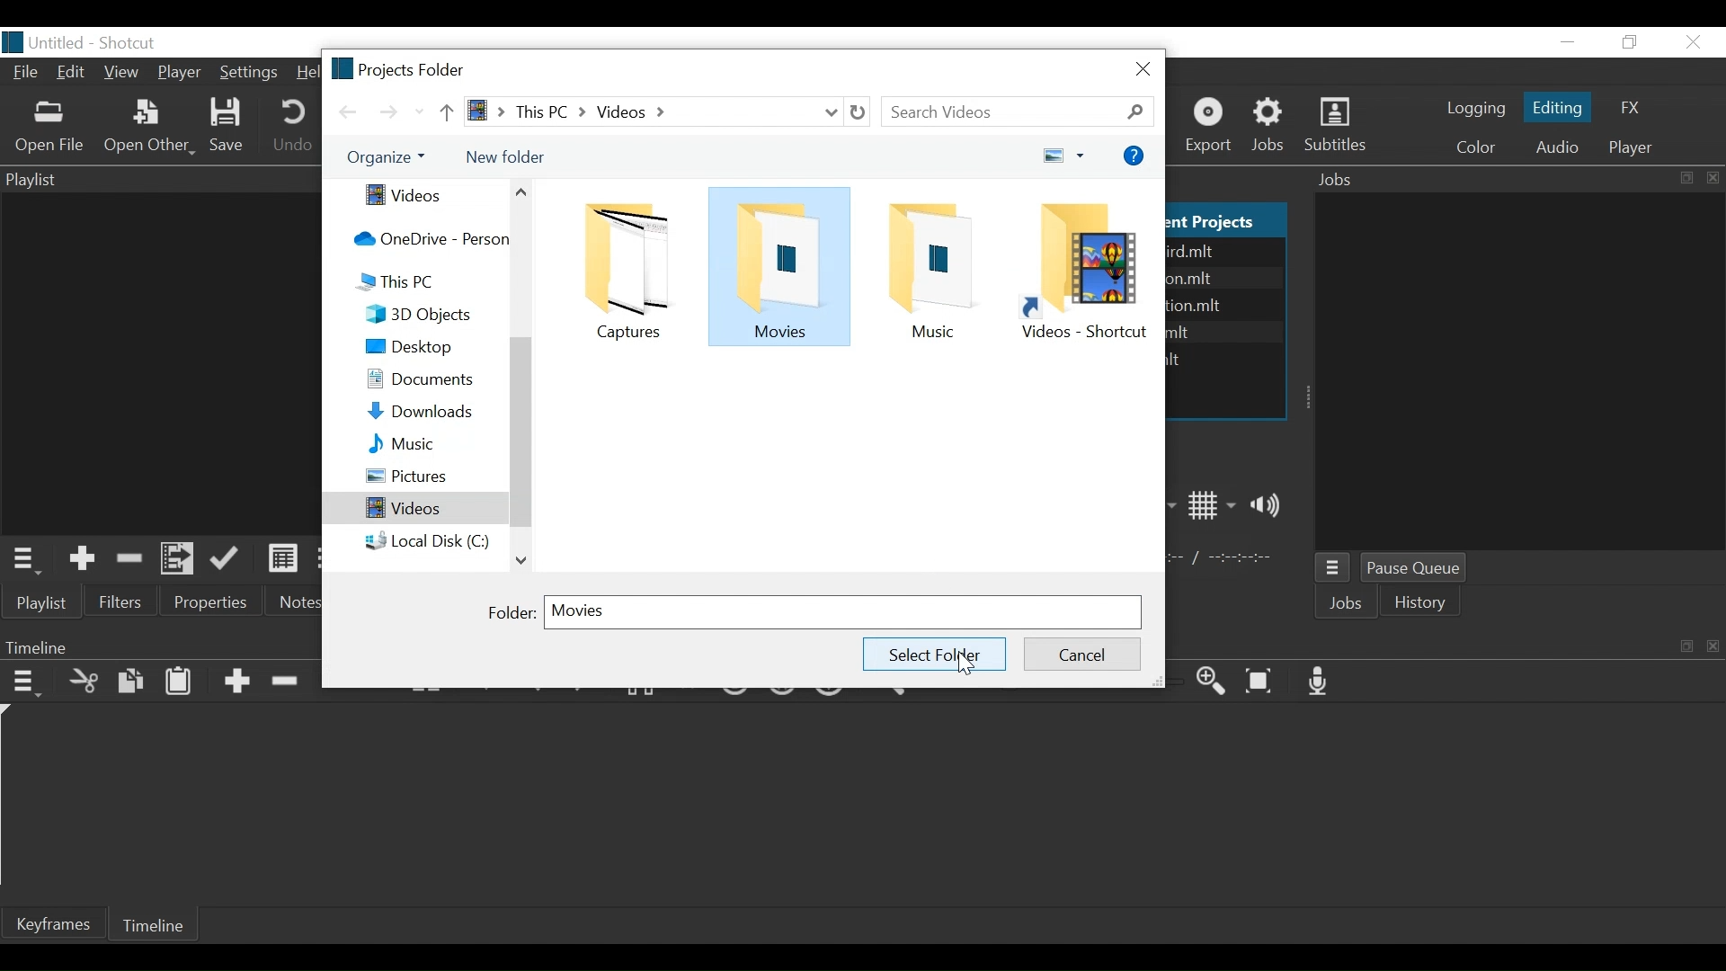 The height and width of the screenshot is (971, 1726). What do you see at coordinates (1134, 157) in the screenshot?
I see `Help` at bounding box center [1134, 157].